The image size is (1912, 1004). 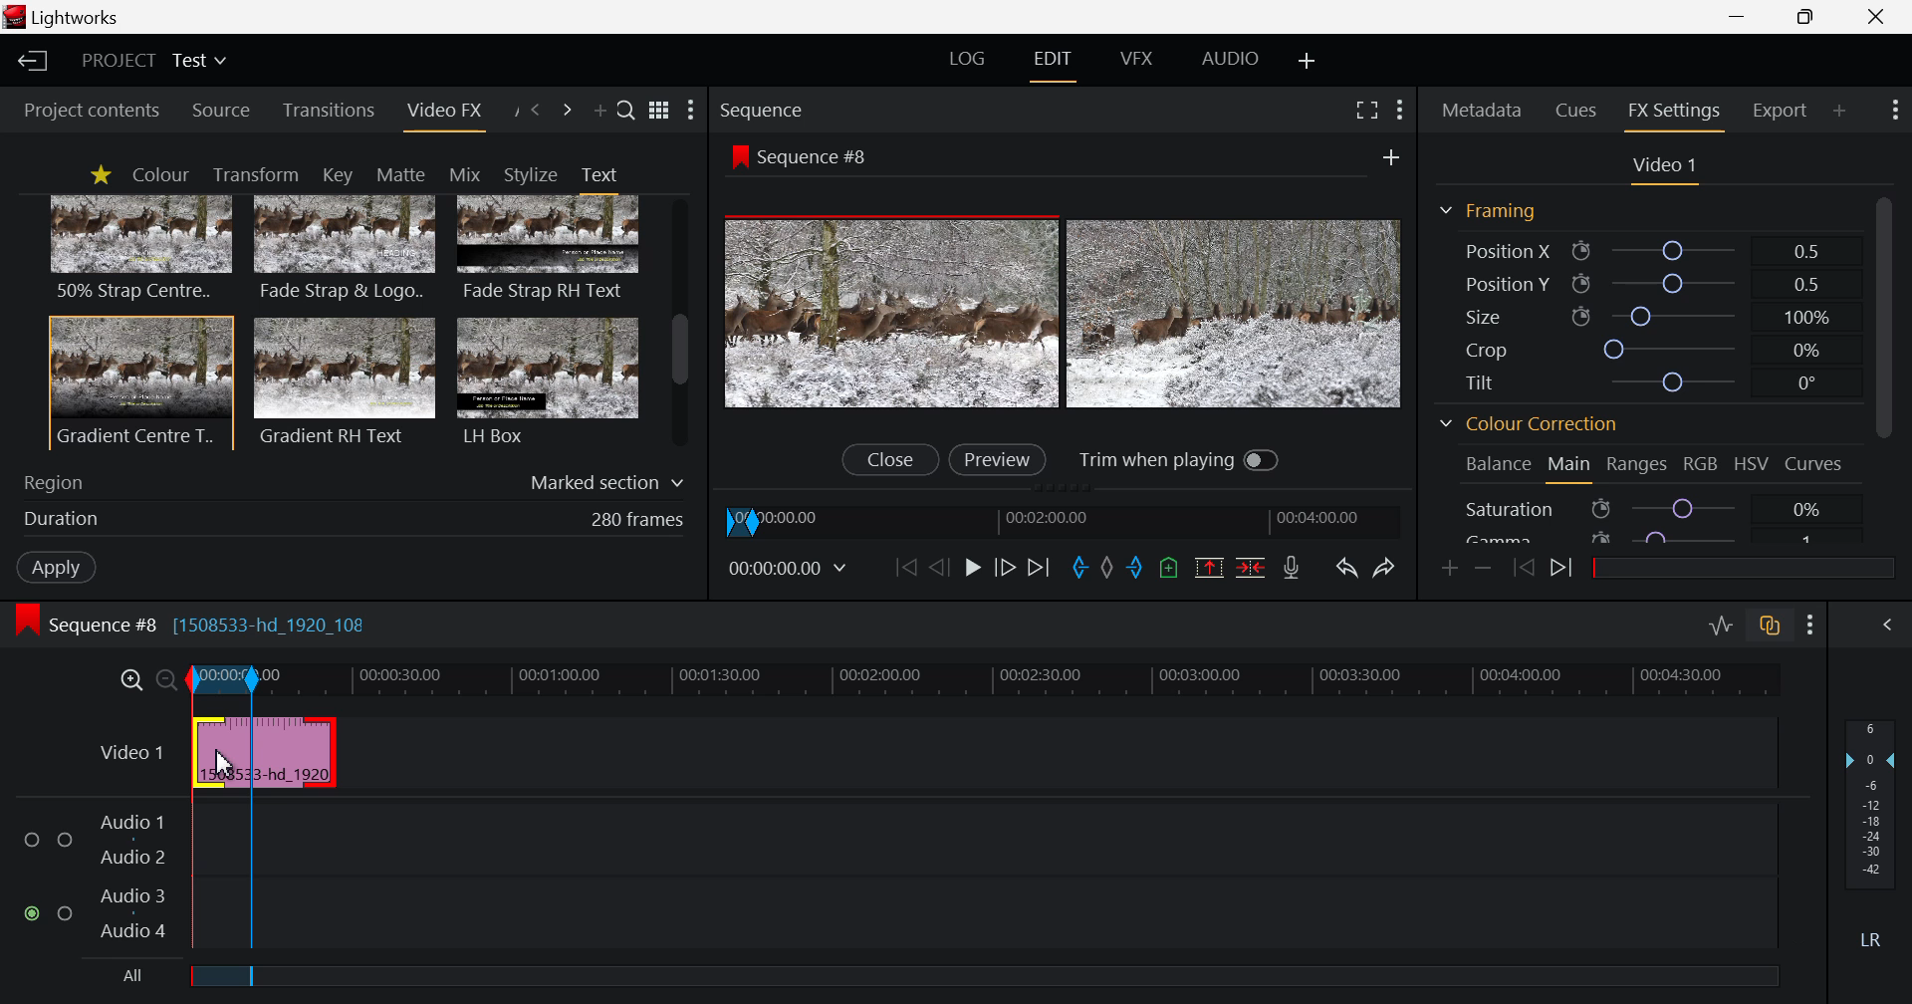 I want to click on Decibel Level, so click(x=1871, y=838).